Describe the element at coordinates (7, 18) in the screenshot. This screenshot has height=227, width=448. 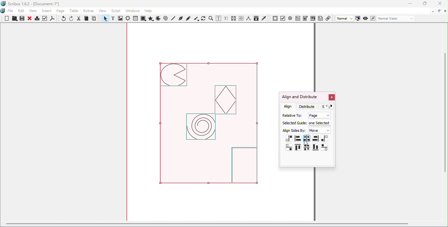
I see `New` at that location.